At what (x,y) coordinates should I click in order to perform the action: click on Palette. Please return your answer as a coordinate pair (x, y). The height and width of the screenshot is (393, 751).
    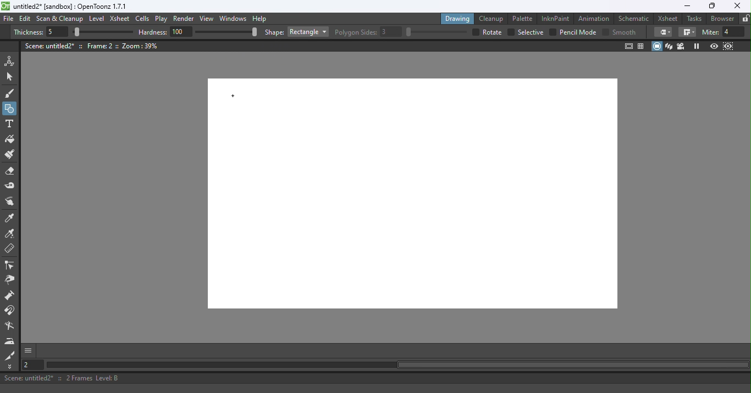
    Looking at the image, I should click on (524, 18).